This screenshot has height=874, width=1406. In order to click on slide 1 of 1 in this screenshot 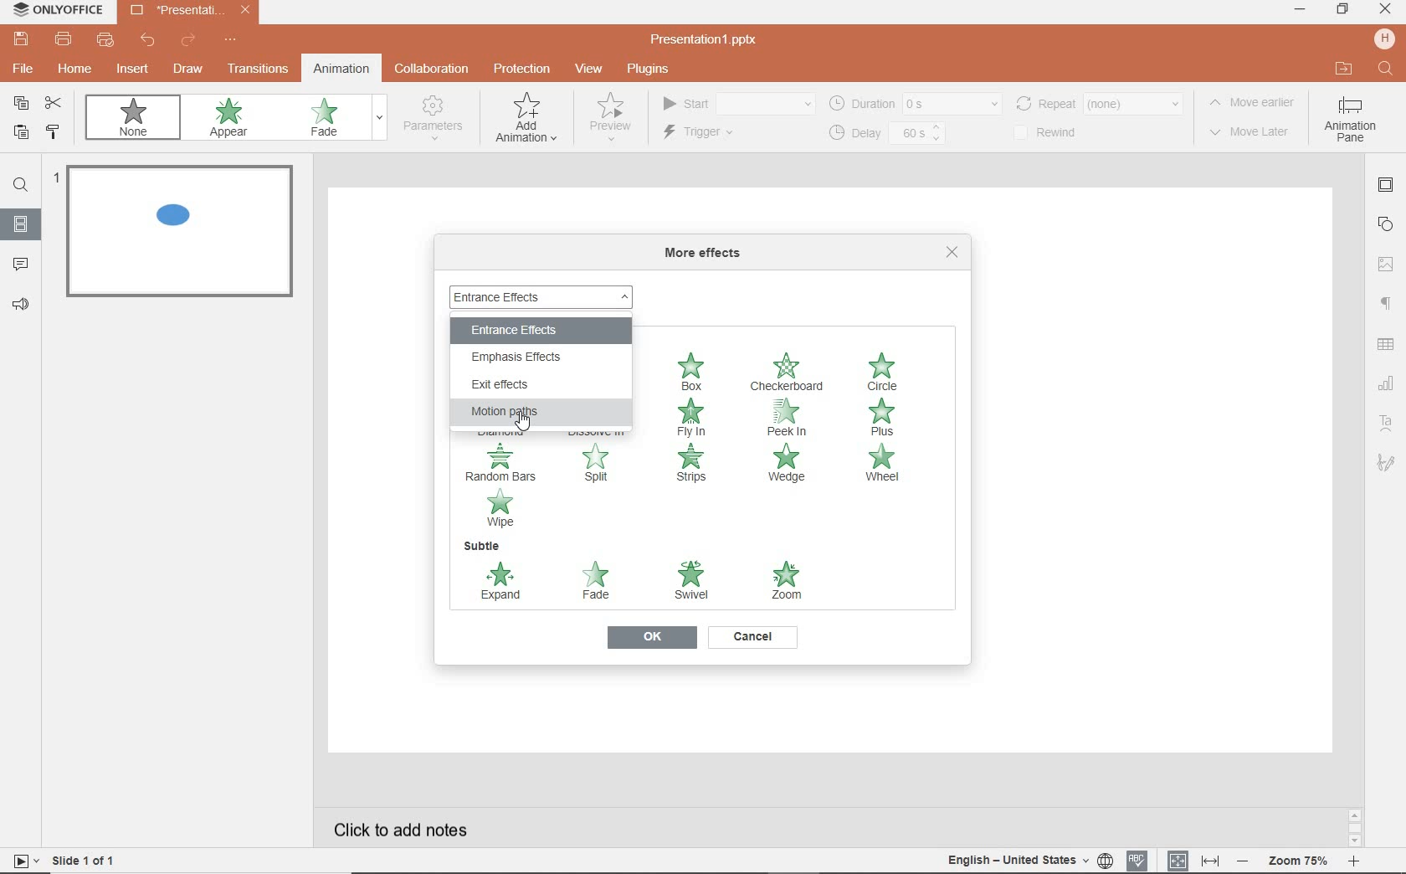, I will do `click(88, 863)`.